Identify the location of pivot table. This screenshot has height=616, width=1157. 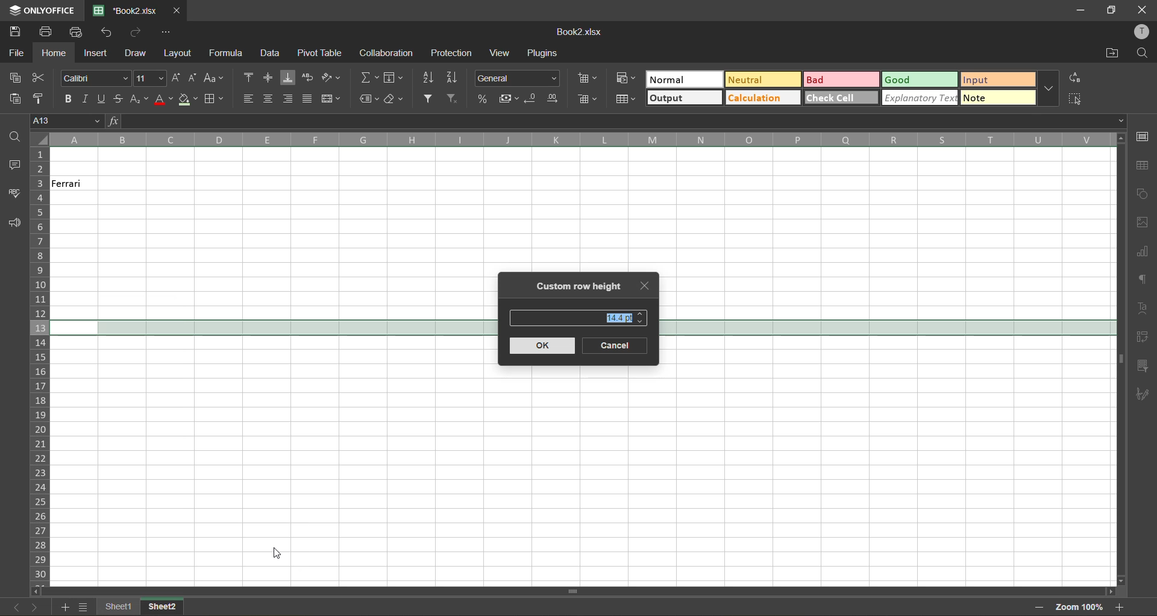
(319, 52).